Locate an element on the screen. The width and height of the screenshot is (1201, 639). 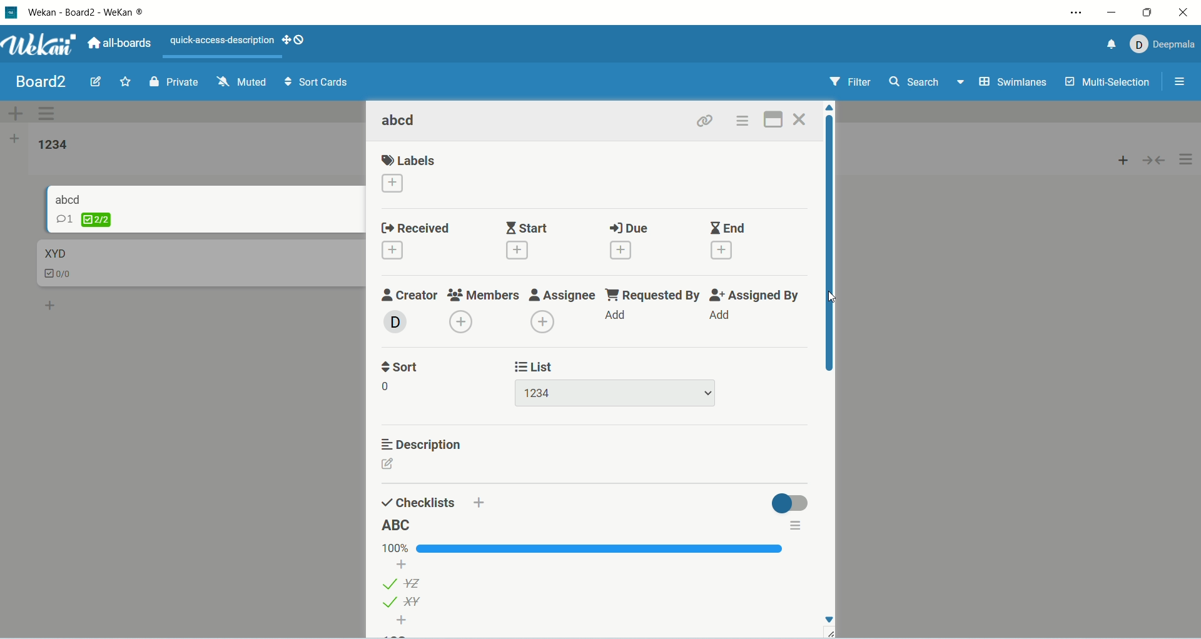
cursor is located at coordinates (833, 298).